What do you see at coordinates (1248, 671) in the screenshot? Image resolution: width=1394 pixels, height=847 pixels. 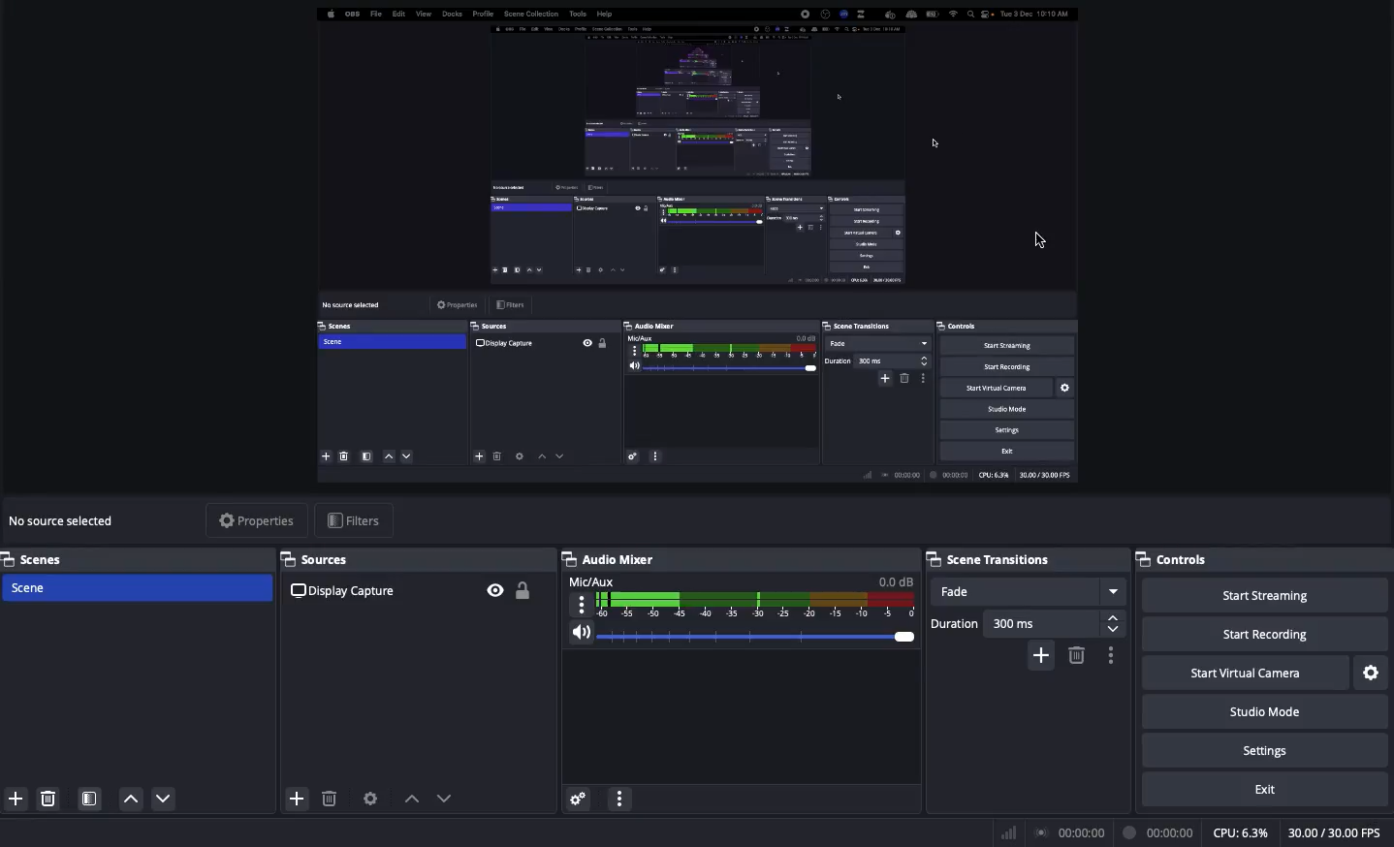 I see `Start virtual camera` at bounding box center [1248, 671].